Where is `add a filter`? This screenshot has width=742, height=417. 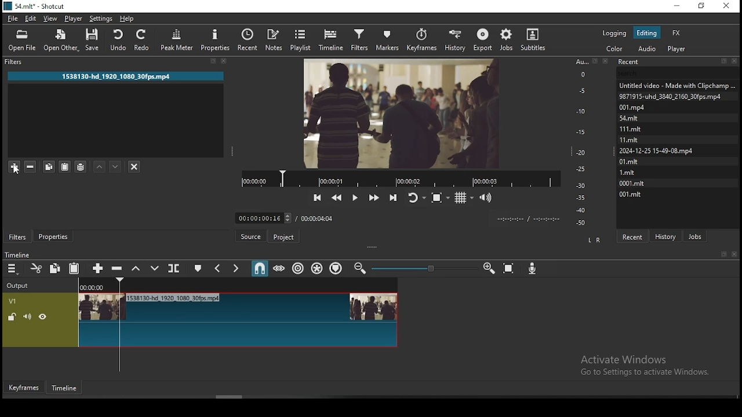
add a filter is located at coordinates (14, 166).